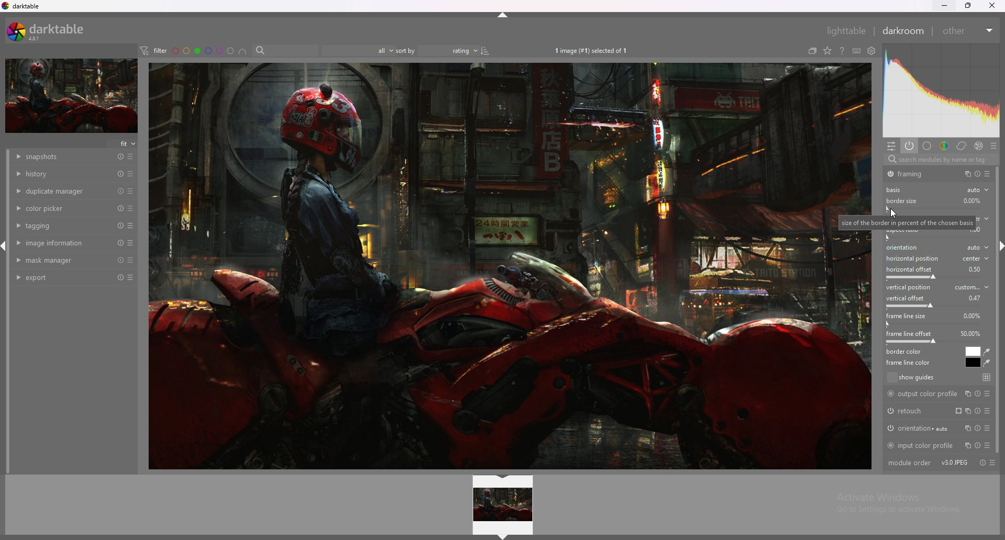  What do you see at coordinates (935, 210) in the screenshot?
I see `border size bar` at bounding box center [935, 210].